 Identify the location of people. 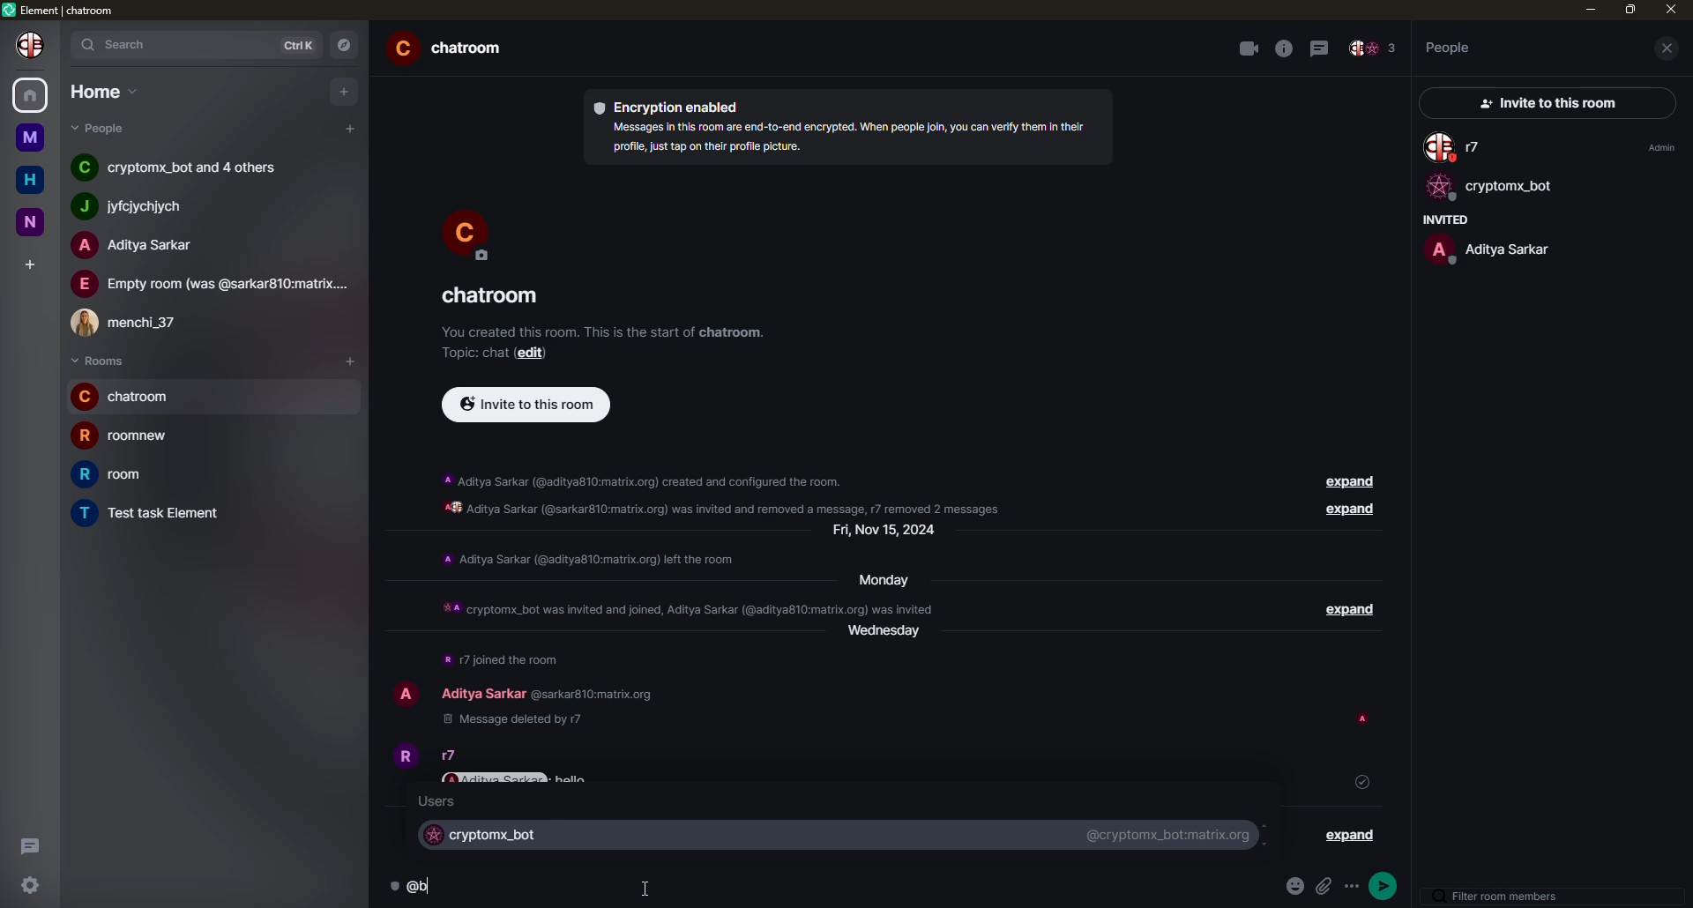
(1488, 249).